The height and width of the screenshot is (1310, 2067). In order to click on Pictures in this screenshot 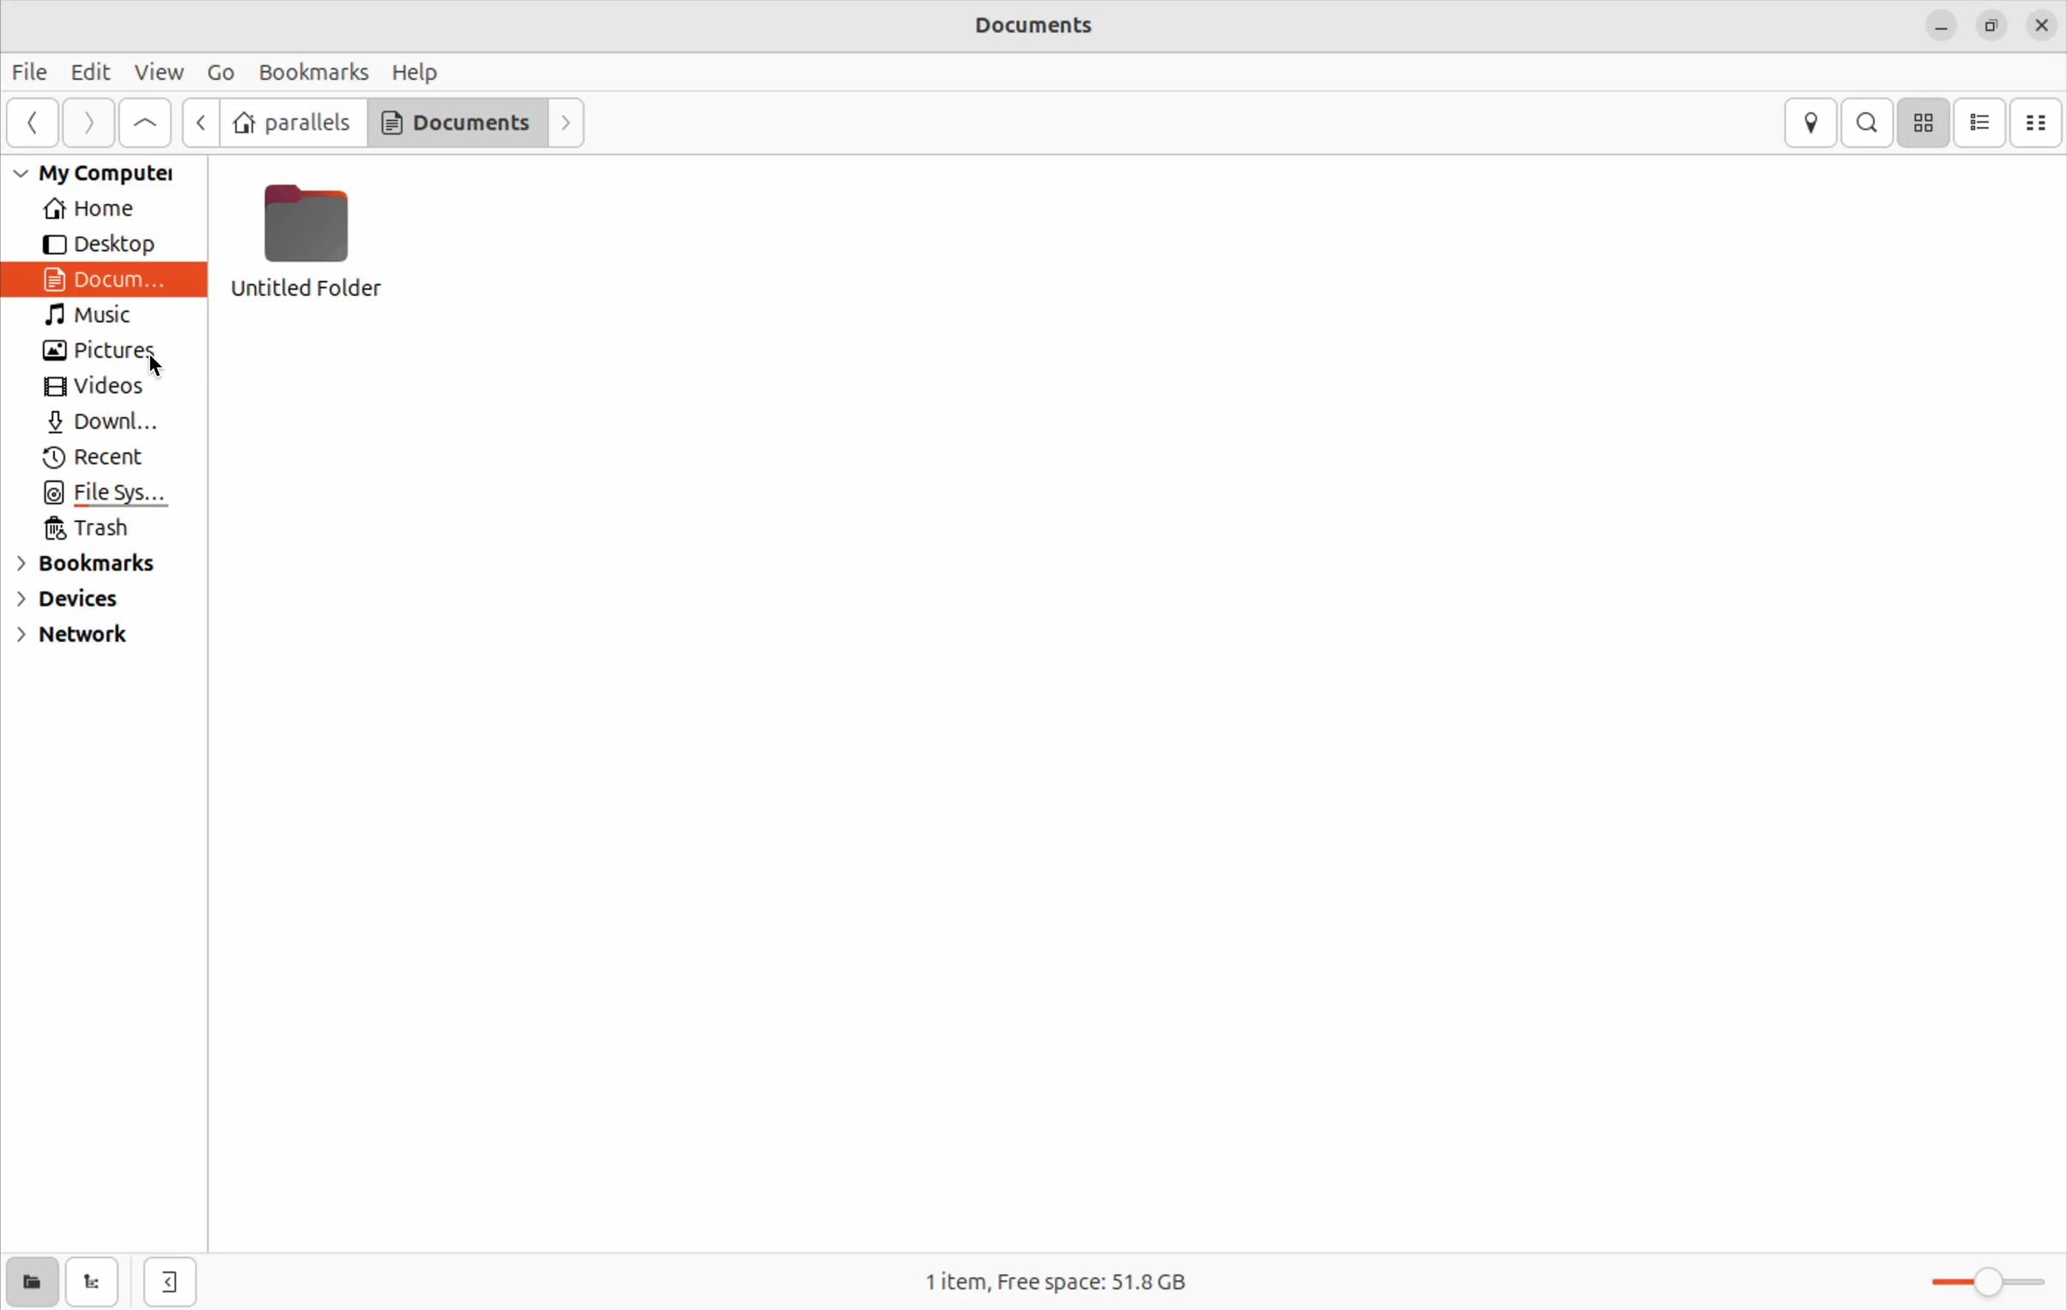, I will do `click(89, 351)`.